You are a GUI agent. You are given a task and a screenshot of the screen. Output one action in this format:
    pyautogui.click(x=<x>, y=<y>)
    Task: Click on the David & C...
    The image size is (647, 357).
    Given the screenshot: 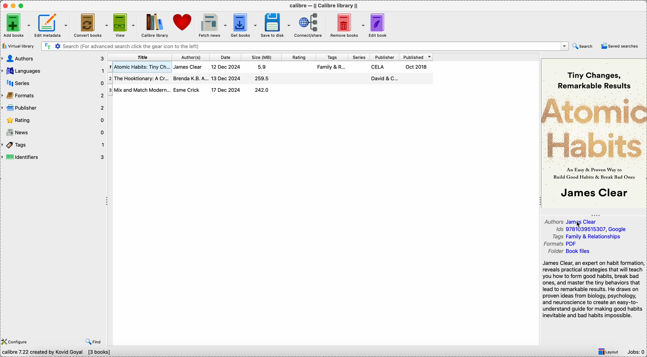 What is the action you would take?
    pyautogui.click(x=385, y=79)
    